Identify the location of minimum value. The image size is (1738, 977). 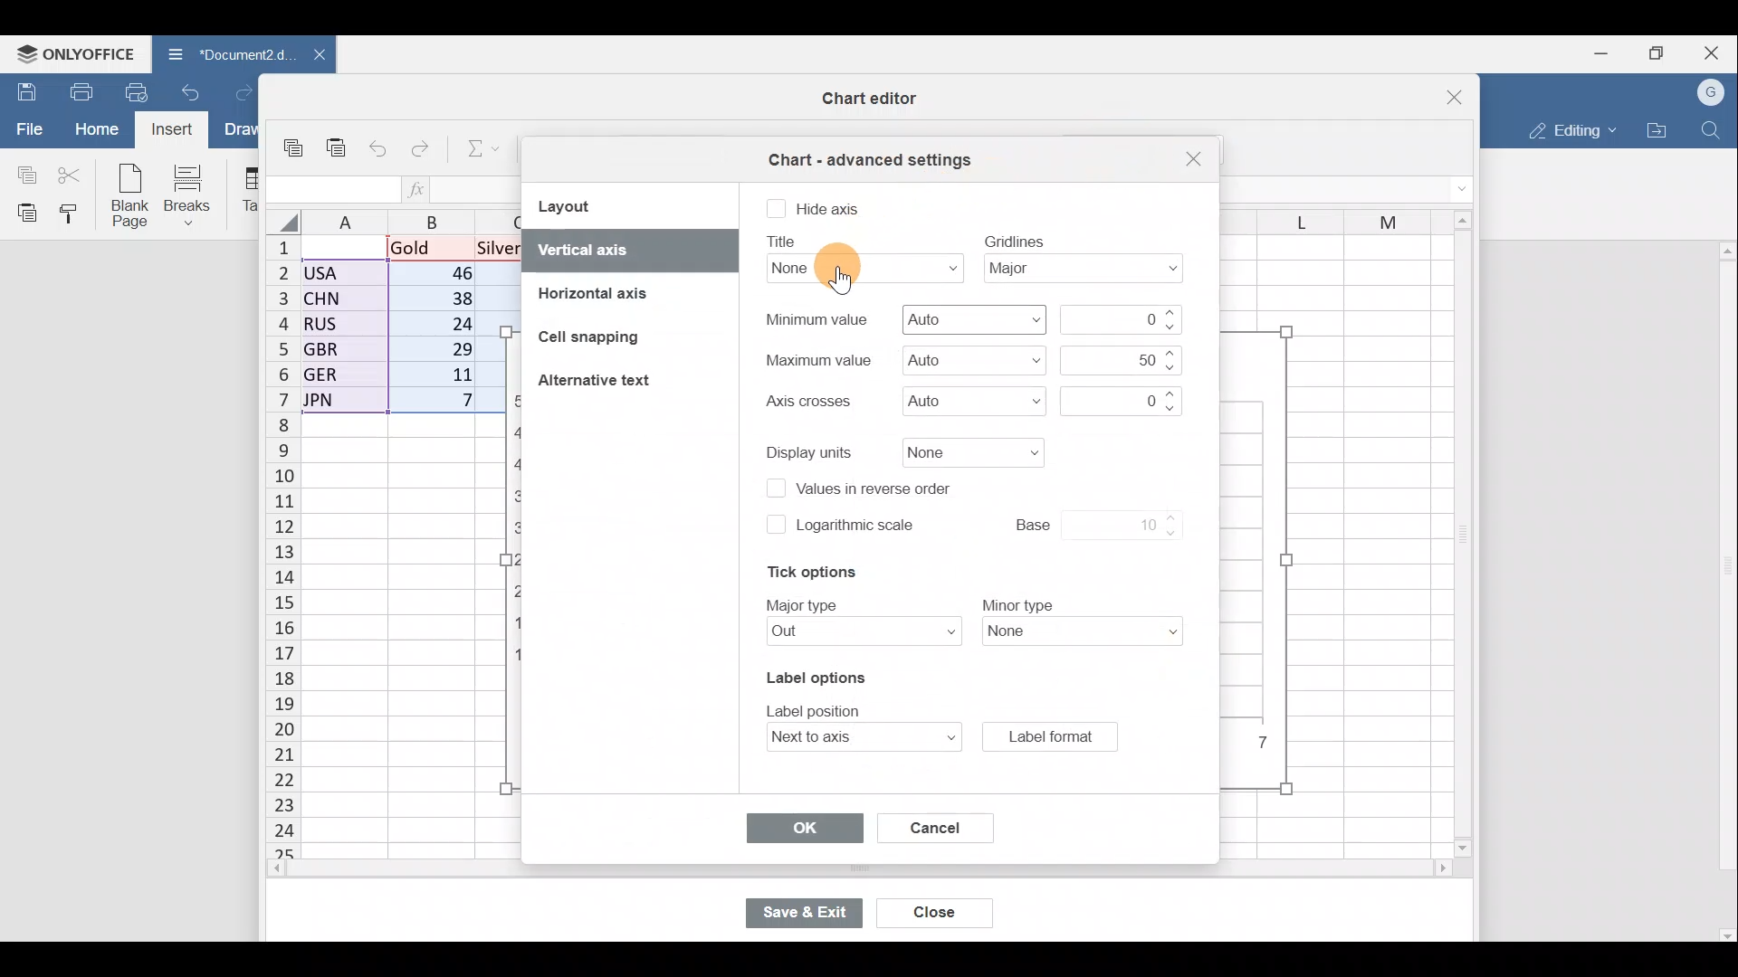
(1120, 318).